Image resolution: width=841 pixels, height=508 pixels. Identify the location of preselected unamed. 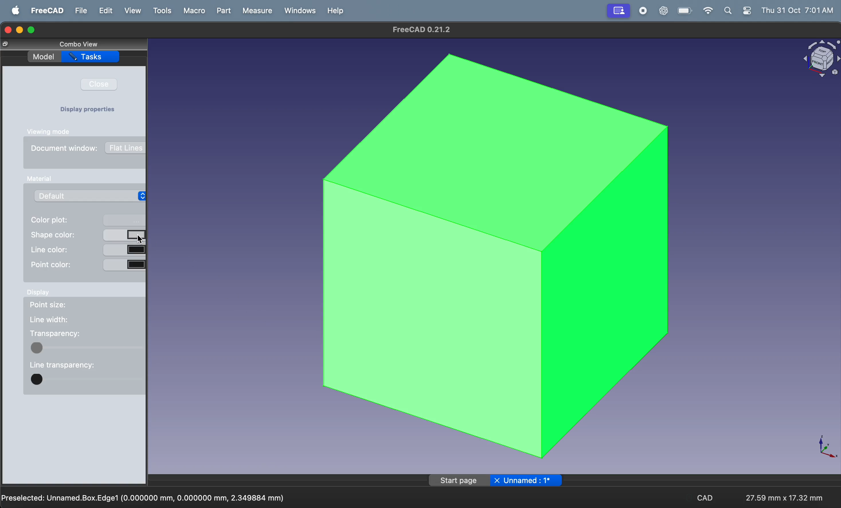
(144, 497).